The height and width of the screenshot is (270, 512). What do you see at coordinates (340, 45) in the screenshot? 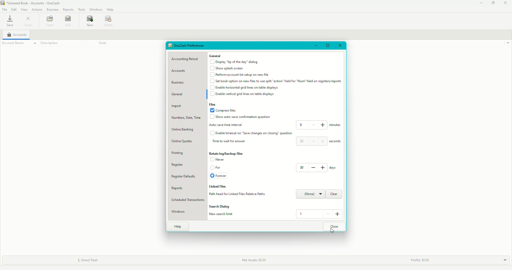
I see `Close` at bounding box center [340, 45].